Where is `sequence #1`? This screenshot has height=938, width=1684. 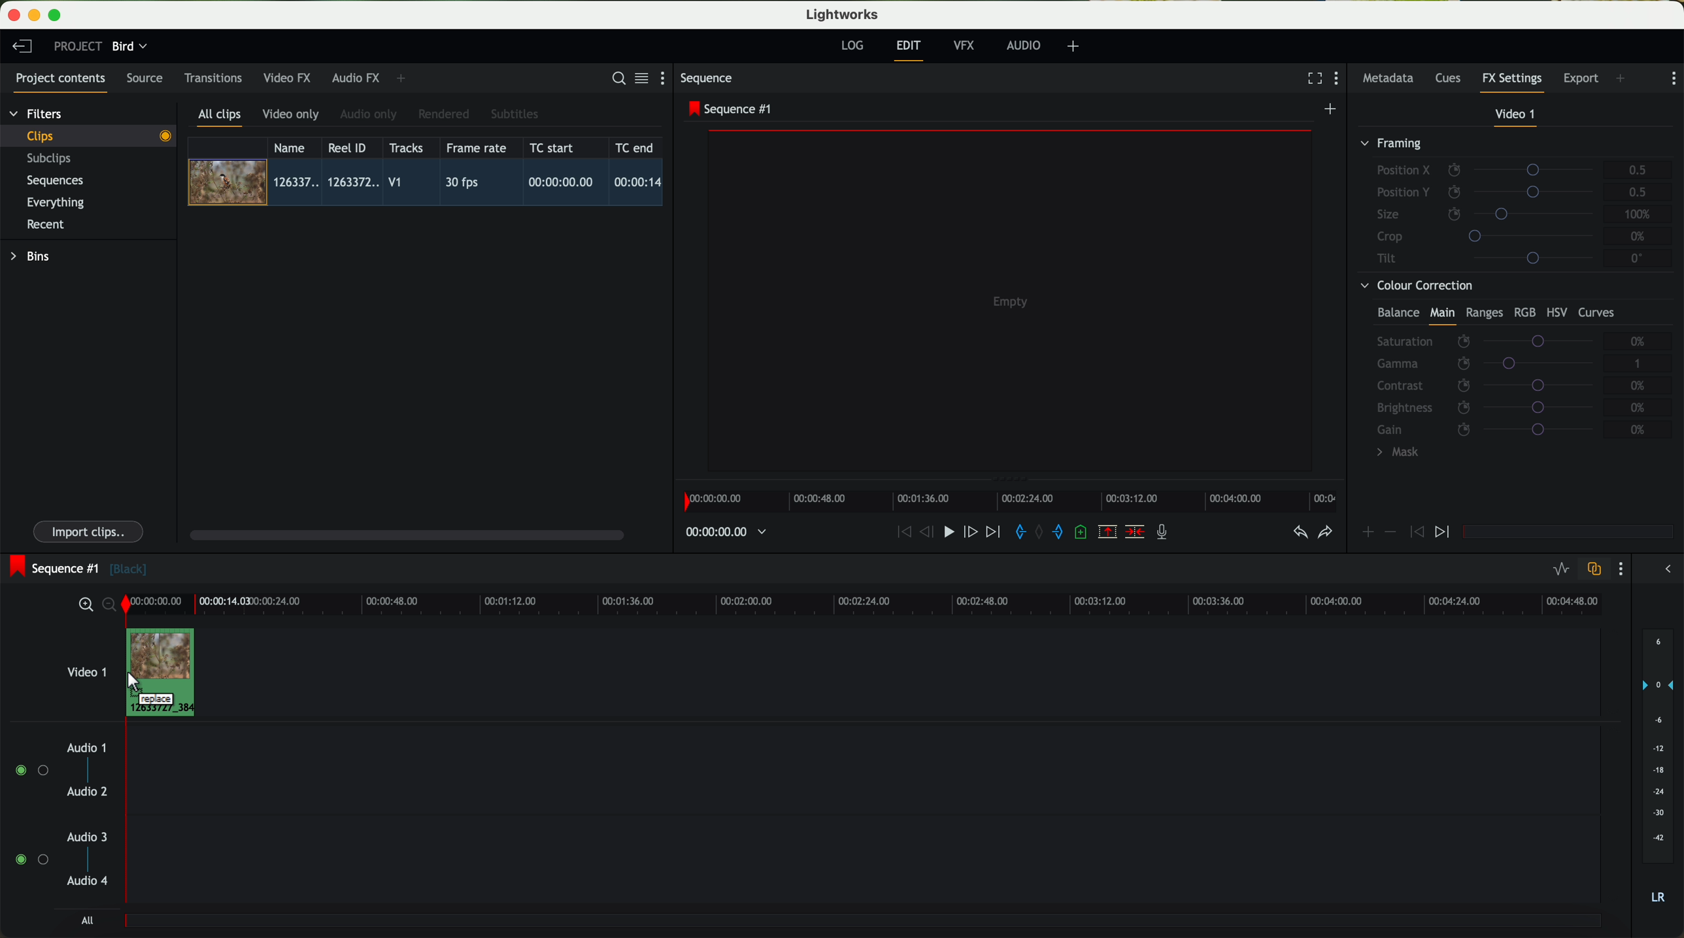 sequence #1 is located at coordinates (732, 109).